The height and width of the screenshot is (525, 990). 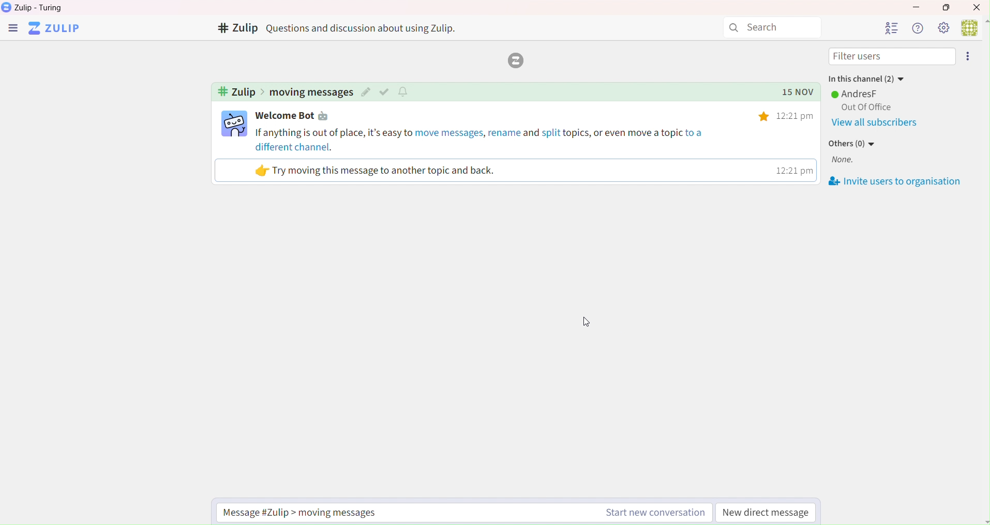 I want to click on Start new conversation, so click(x=653, y=514).